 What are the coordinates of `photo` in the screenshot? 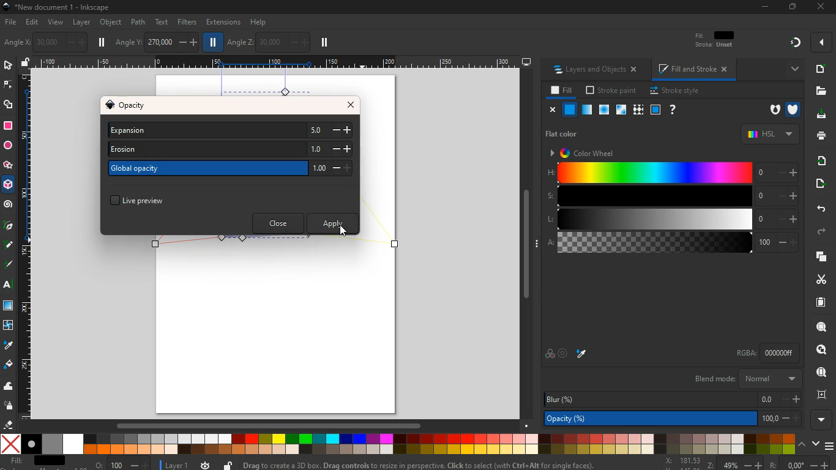 It's located at (13, 43).